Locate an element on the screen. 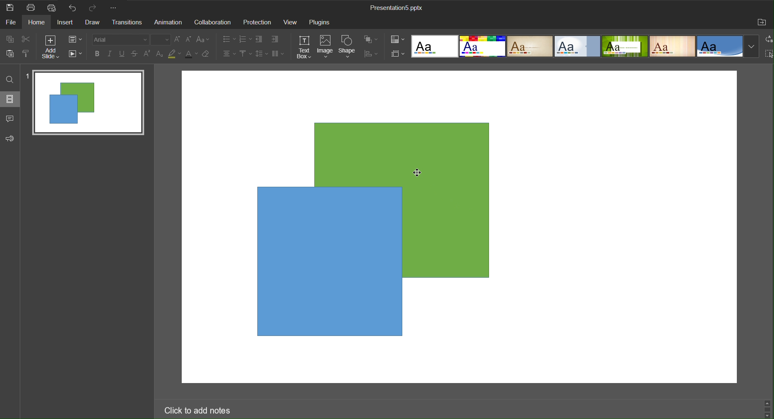  Quick Print is located at coordinates (55, 7).